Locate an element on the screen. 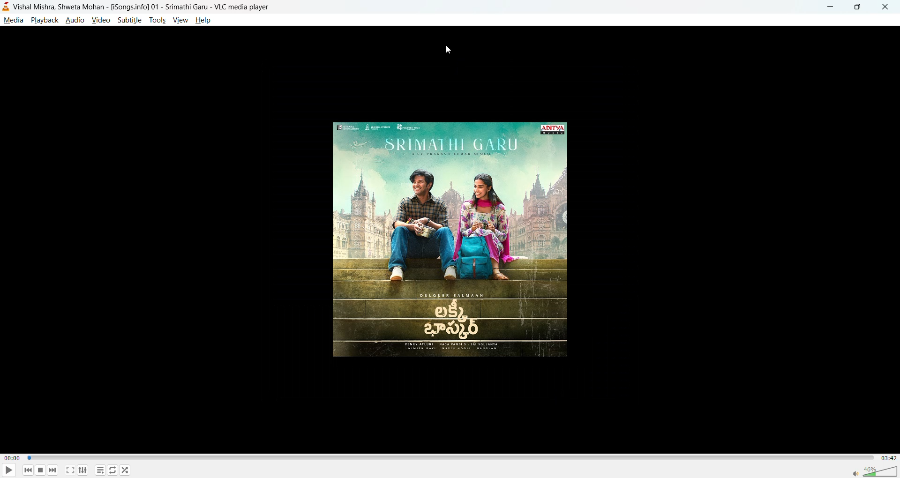  playlist is located at coordinates (102, 471).